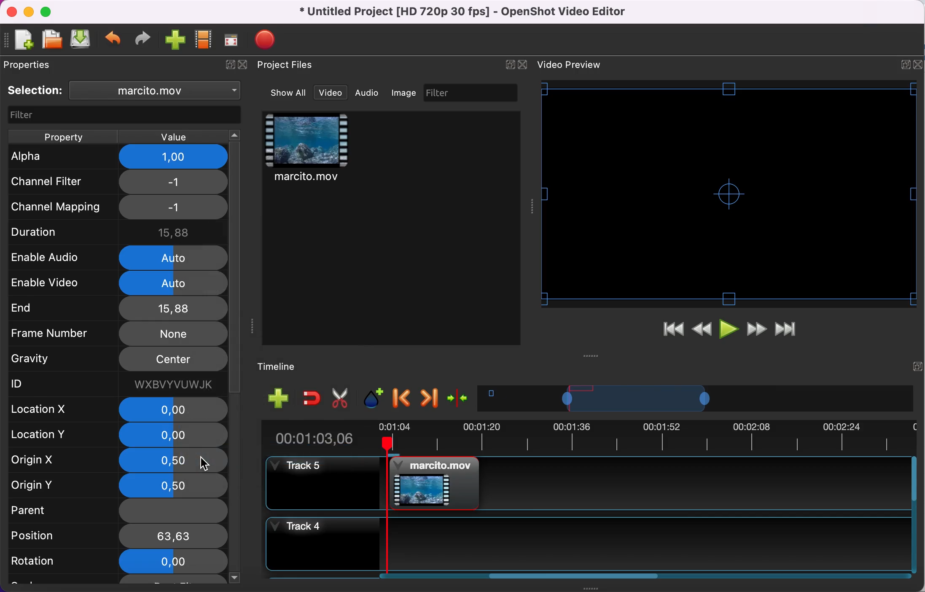 This screenshot has height=592, width=925. What do you see at coordinates (729, 194) in the screenshot?
I see `Video preview` at bounding box center [729, 194].